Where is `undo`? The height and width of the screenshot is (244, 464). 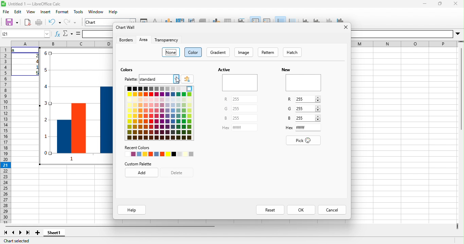 undo is located at coordinates (55, 22).